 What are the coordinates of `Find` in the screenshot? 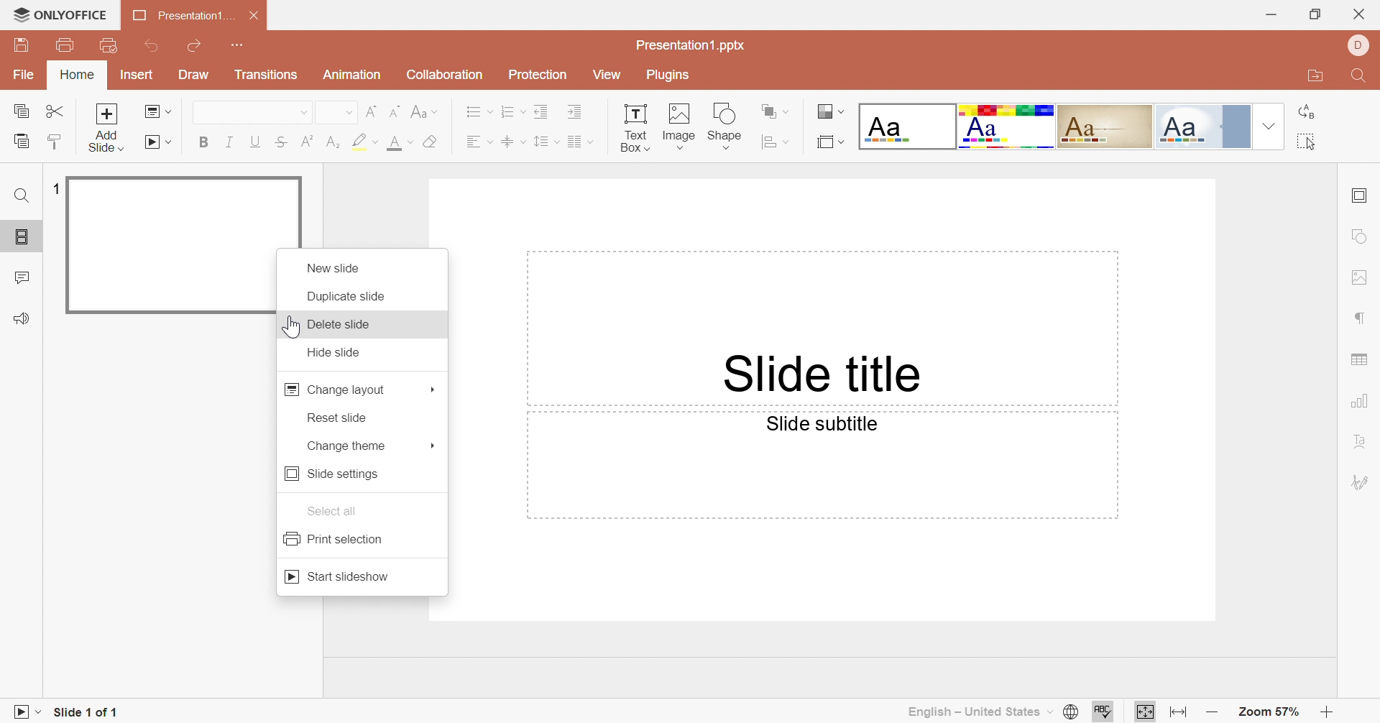 It's located at (21, 196).